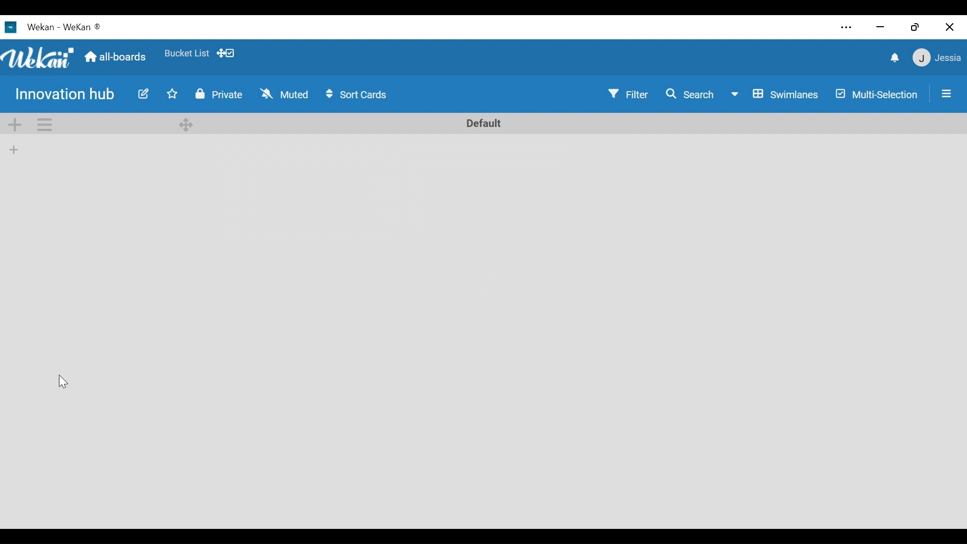  Describe the element at coordinates (630, 95) in the screenshot. I see `Filter` at that location.